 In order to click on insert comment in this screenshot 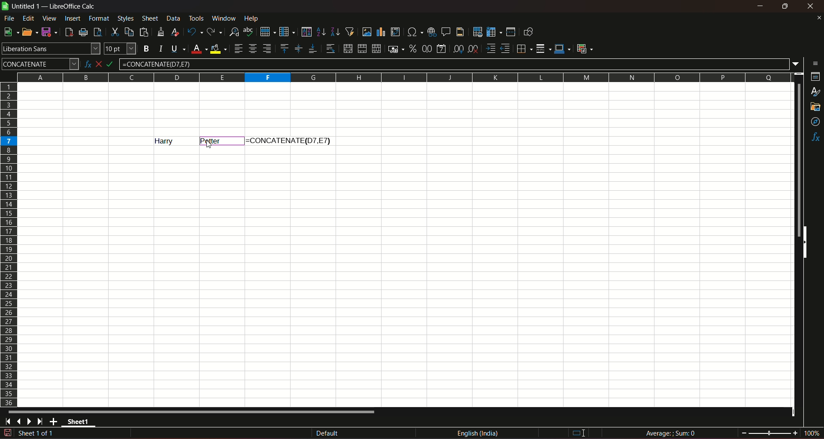, I will do `click(445, 31)`.